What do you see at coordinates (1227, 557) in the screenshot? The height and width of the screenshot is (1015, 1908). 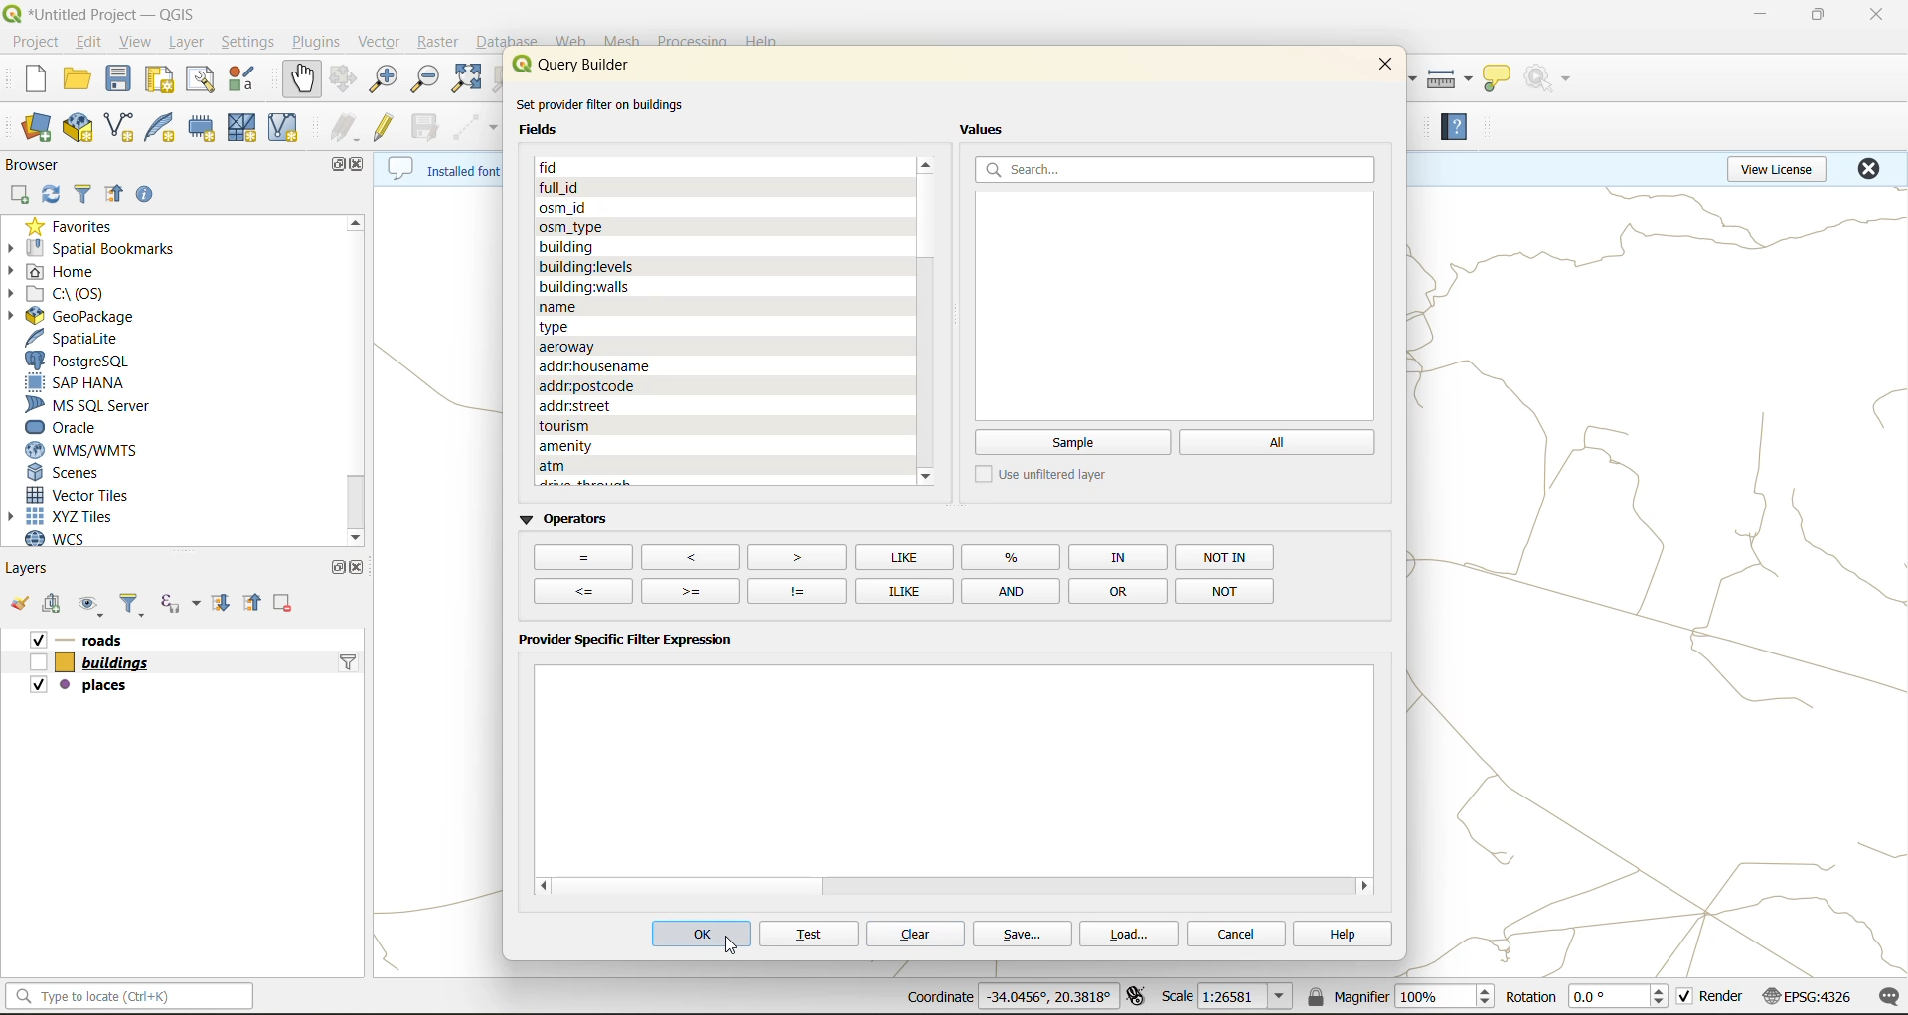 I see `opertators` at bounding box center [1227, 557].